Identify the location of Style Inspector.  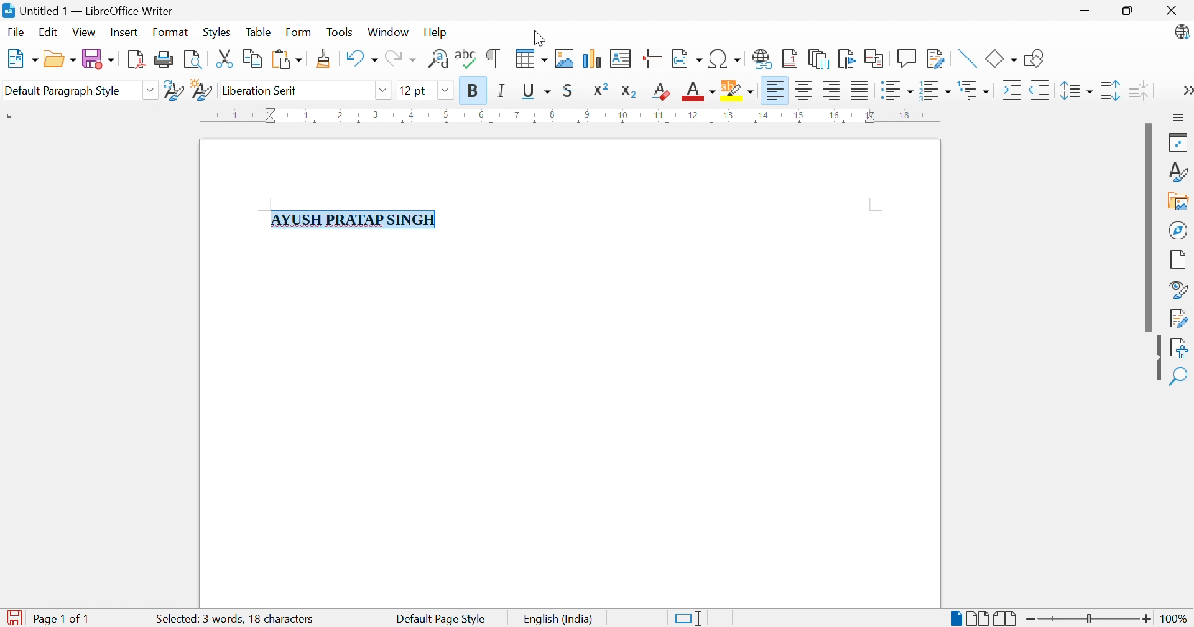
(1180, 289).